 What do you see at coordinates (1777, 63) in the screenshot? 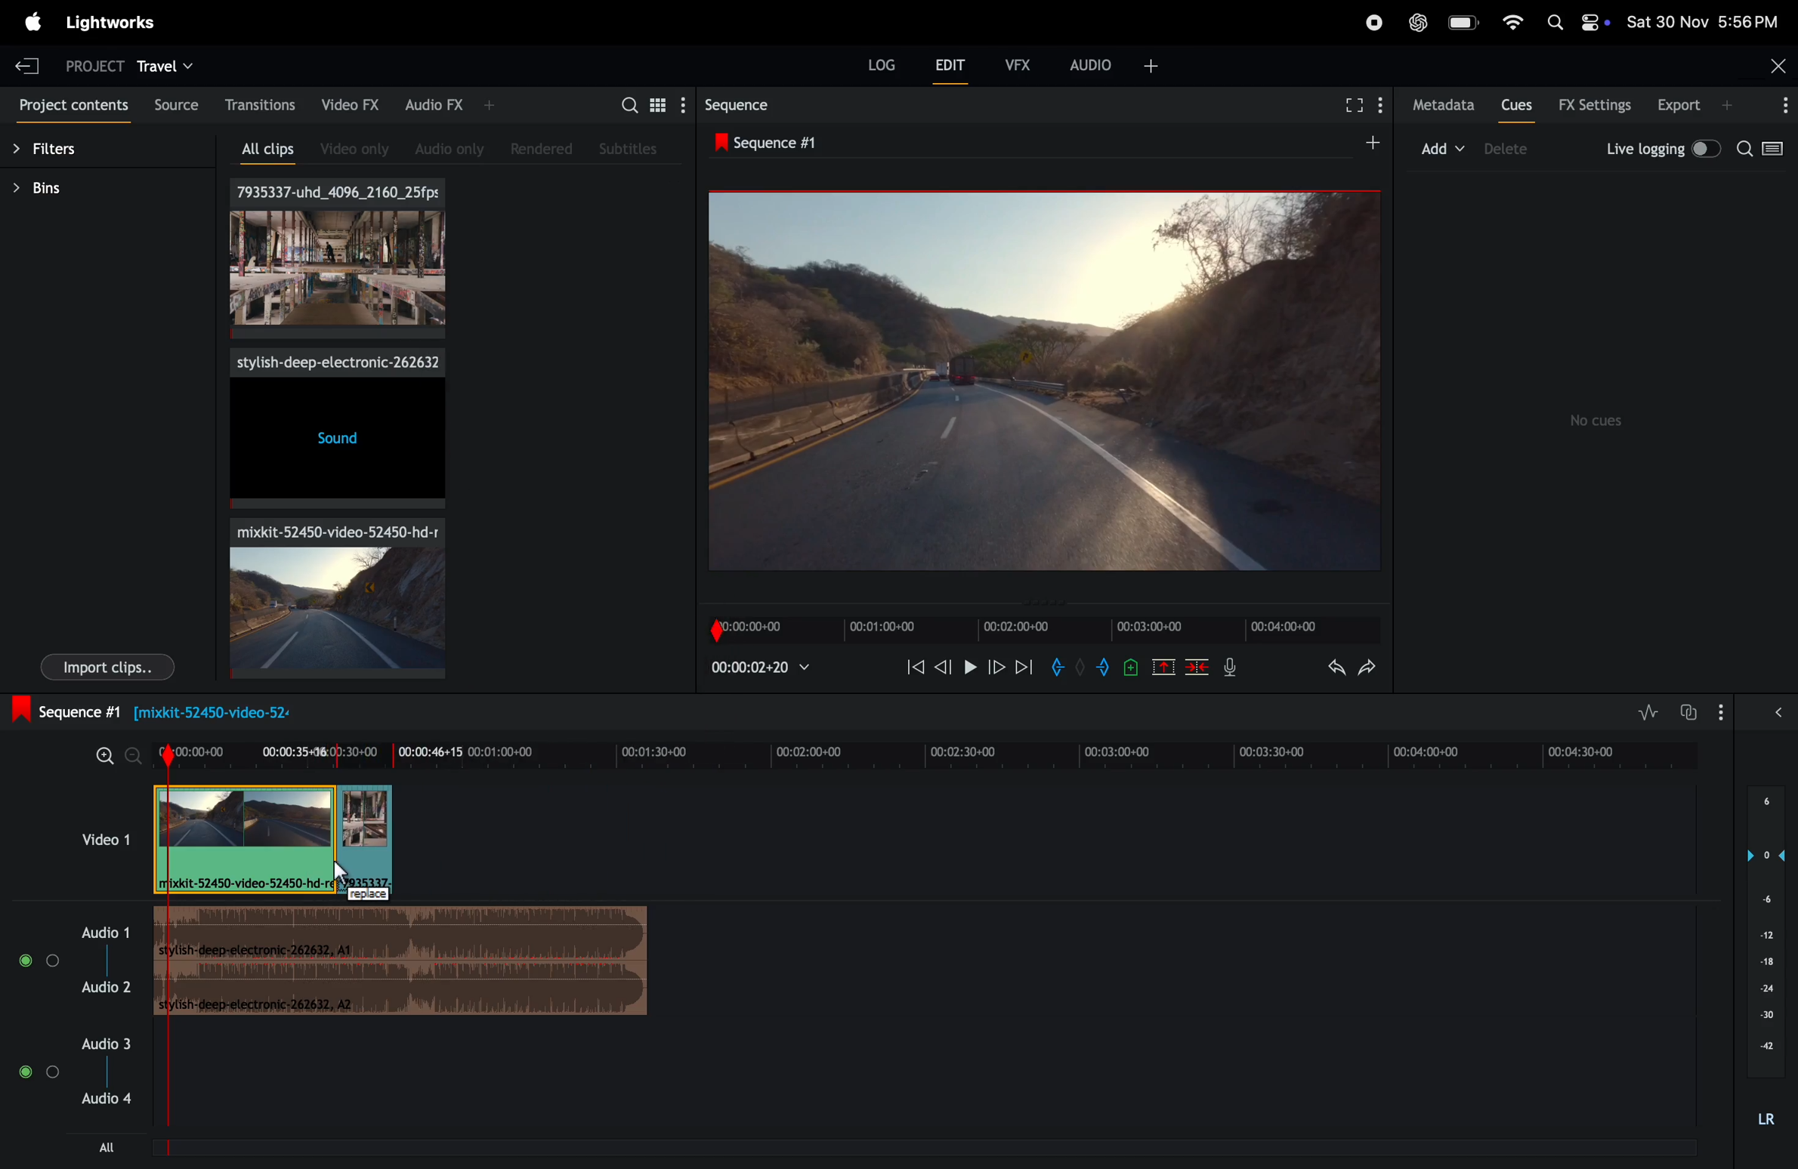
I see `close` at bounding box center [1777, 63].